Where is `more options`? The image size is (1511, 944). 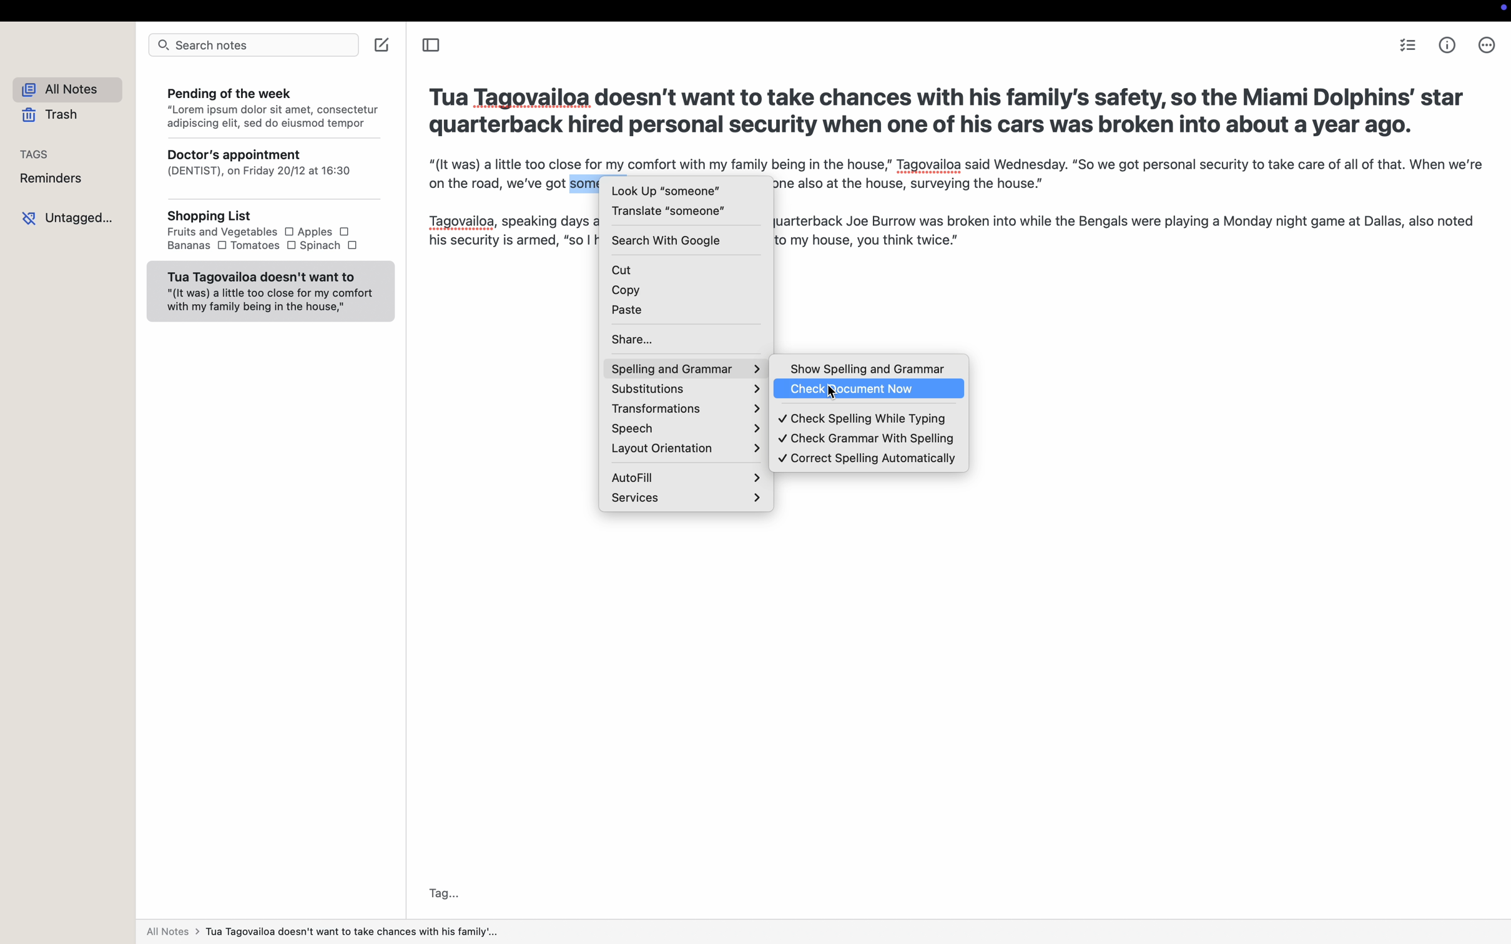 more options is located at coordinates (1485, 44).